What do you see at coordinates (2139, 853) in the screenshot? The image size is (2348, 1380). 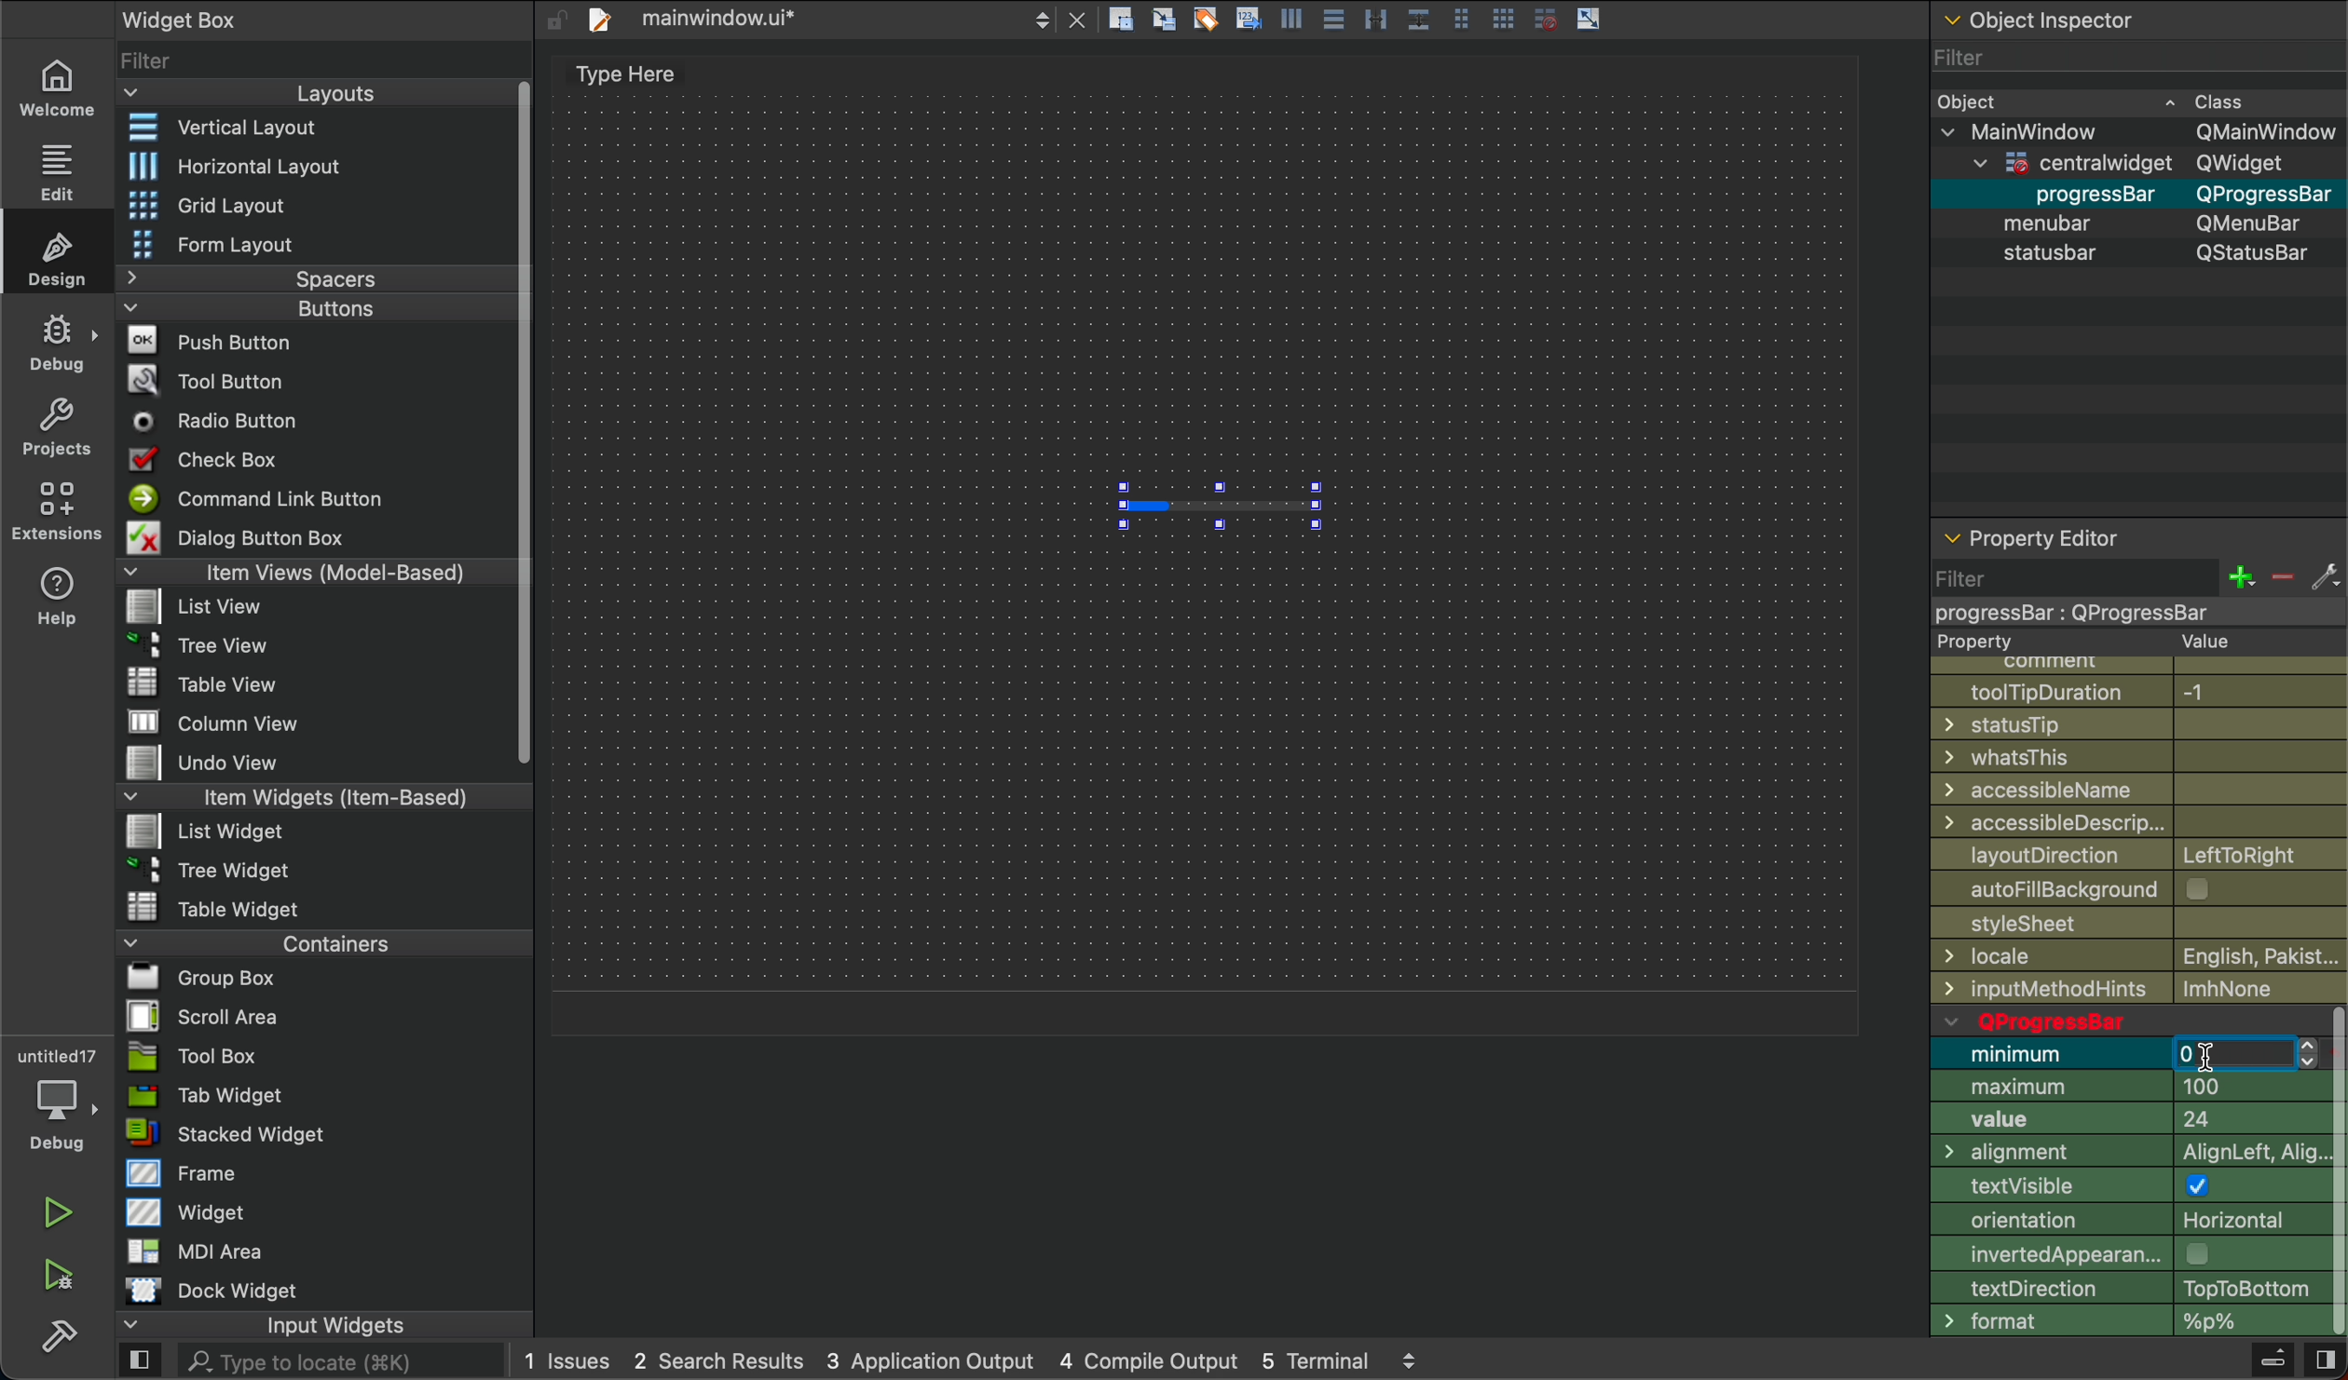 I see `layoutDirection` at bounding box center [2139, 853].